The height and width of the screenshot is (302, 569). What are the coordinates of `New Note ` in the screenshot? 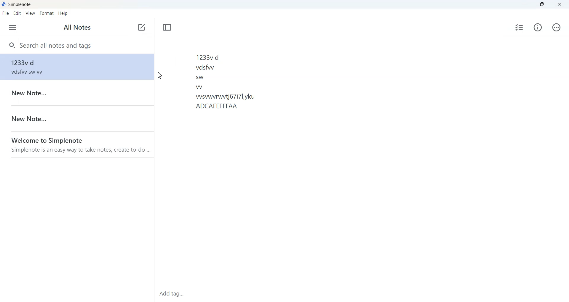 It's located at (76, 93).